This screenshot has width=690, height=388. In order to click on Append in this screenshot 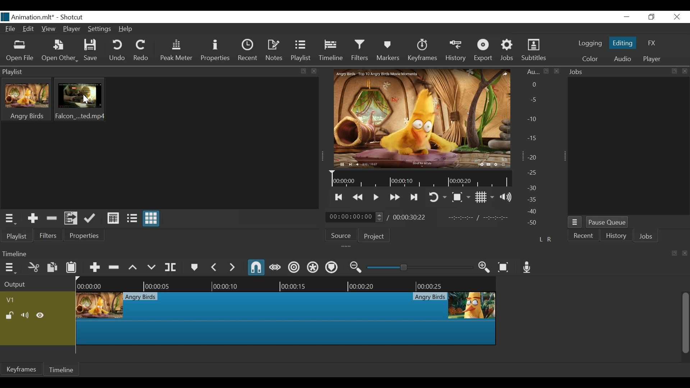, I will do `click(95, 266)`.